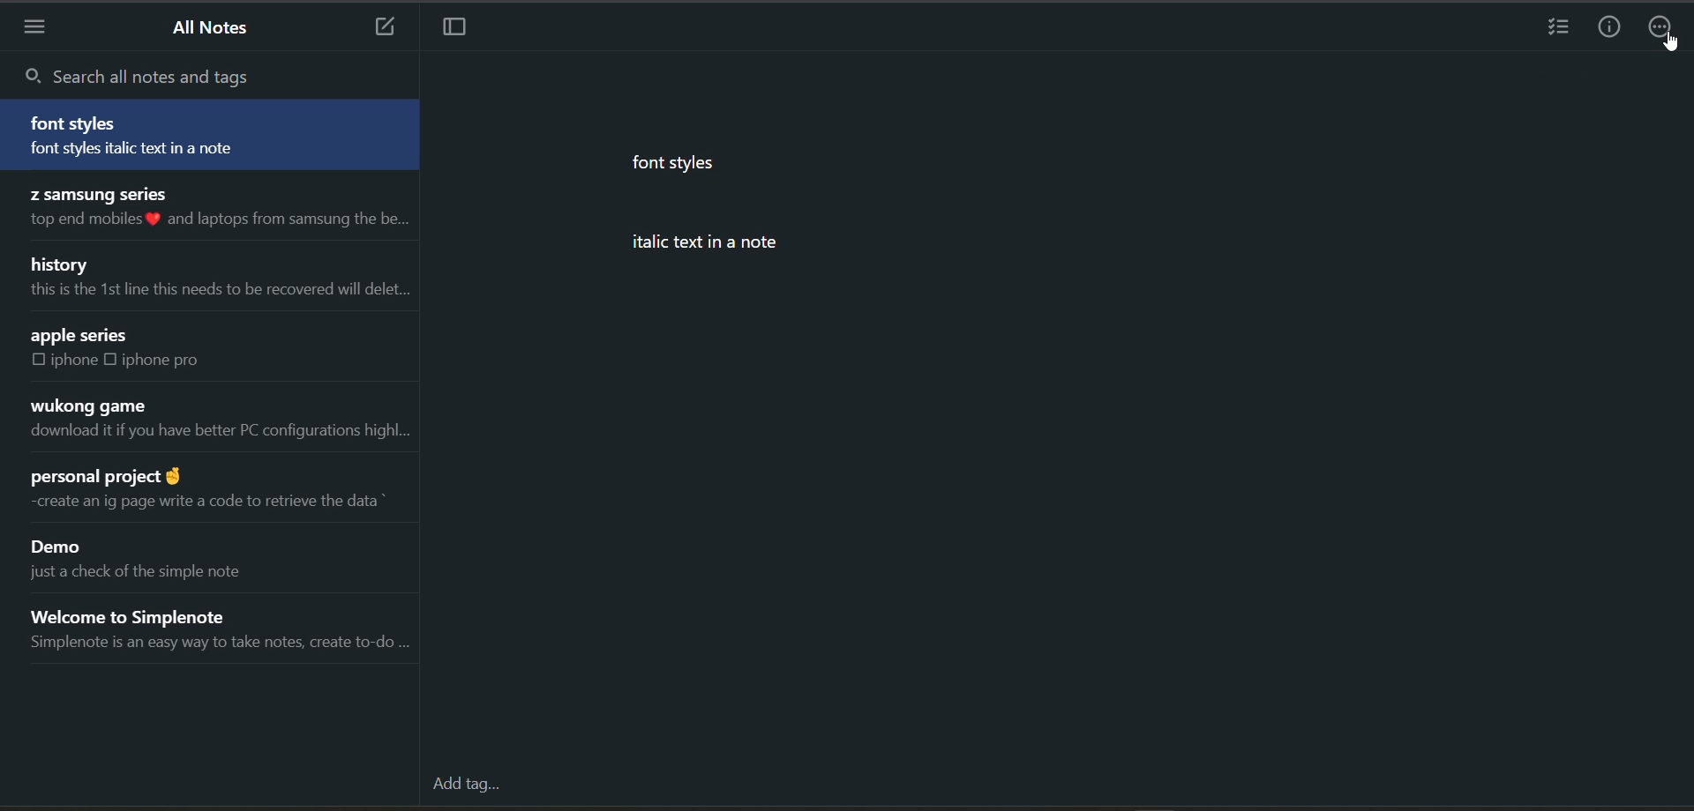 The width and height of the screenshot is (1694, 811). What do you see at coordinates (211, 134) in the screenshot?
I see `note title and preview` at bounding box center [211, 134].